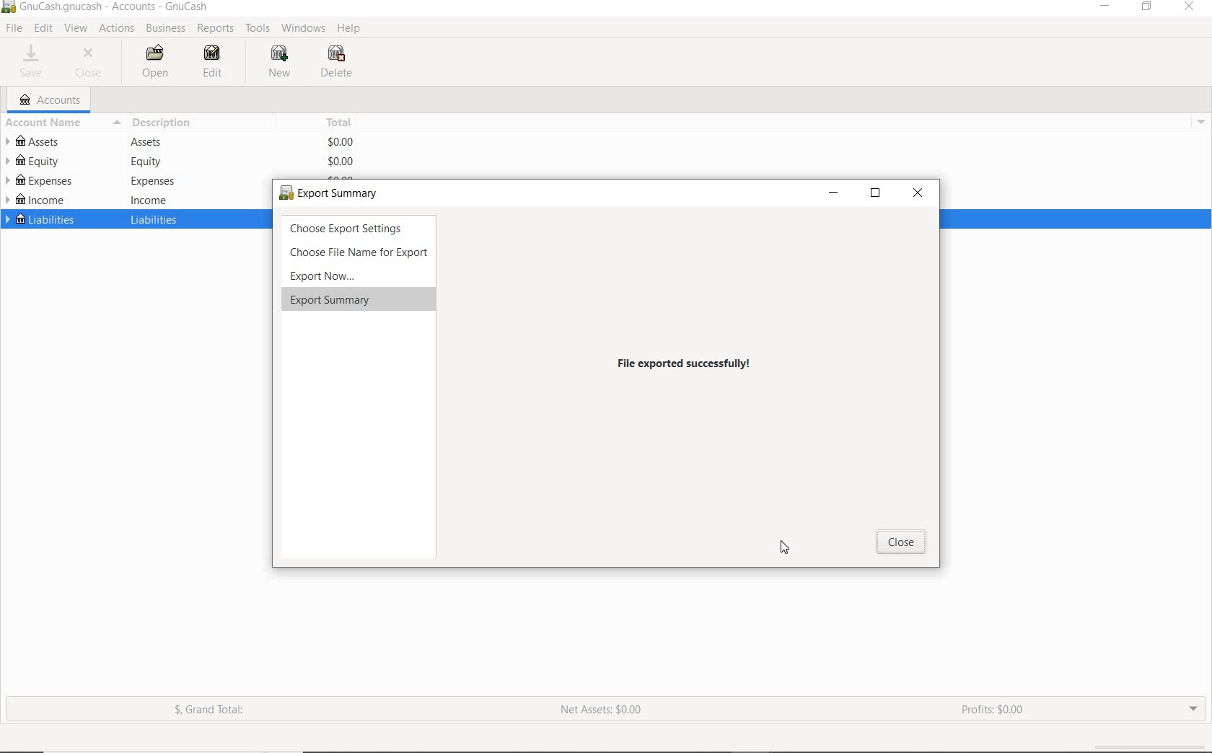  Describe the element at coordinates (151, 61) in the screenshot. I see `OPEN` at that location.